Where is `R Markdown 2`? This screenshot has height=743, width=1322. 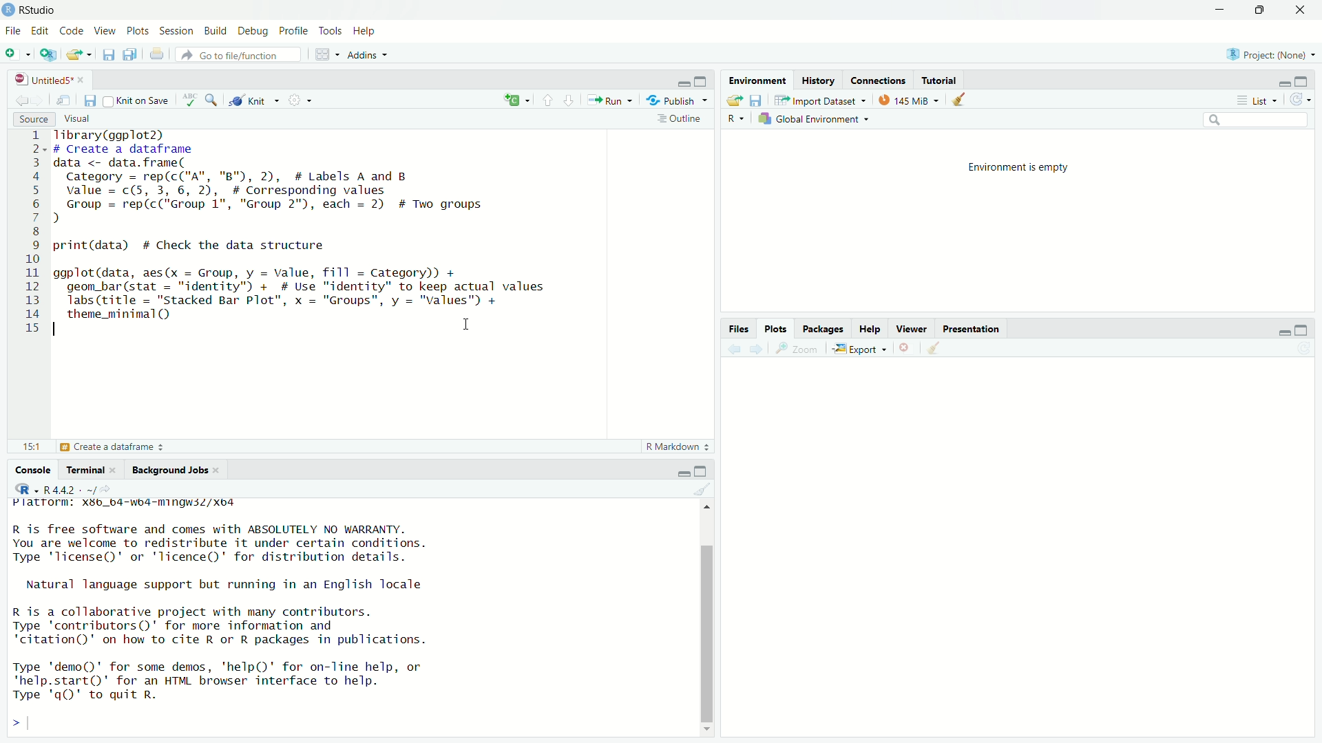
R Markdown 2 is located at coordinates (675, 447).